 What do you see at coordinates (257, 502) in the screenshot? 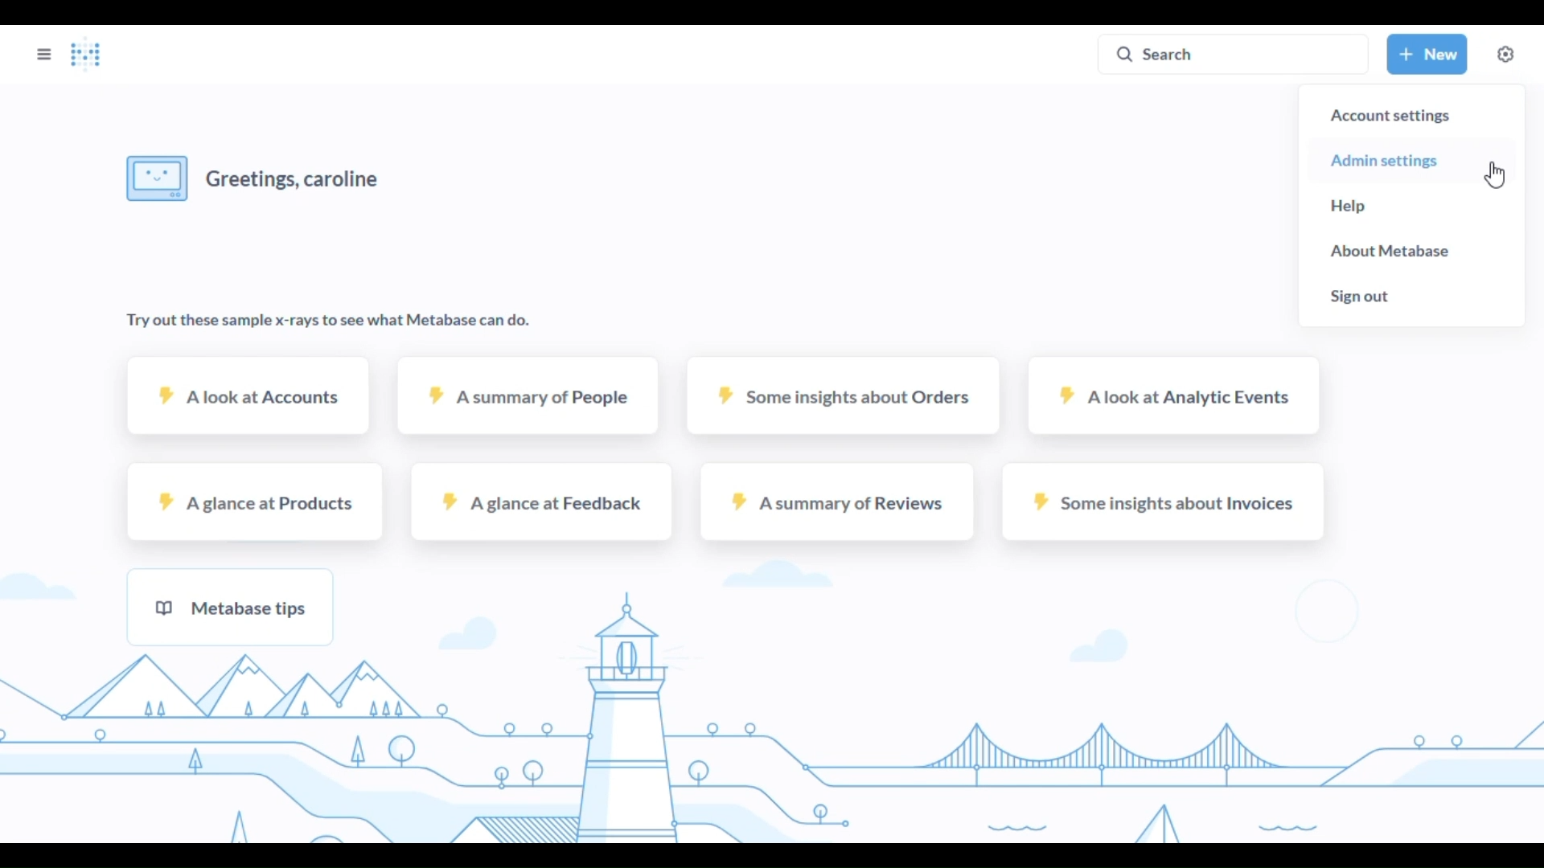
I see `a glance at products` at bounding box center [257, 502].